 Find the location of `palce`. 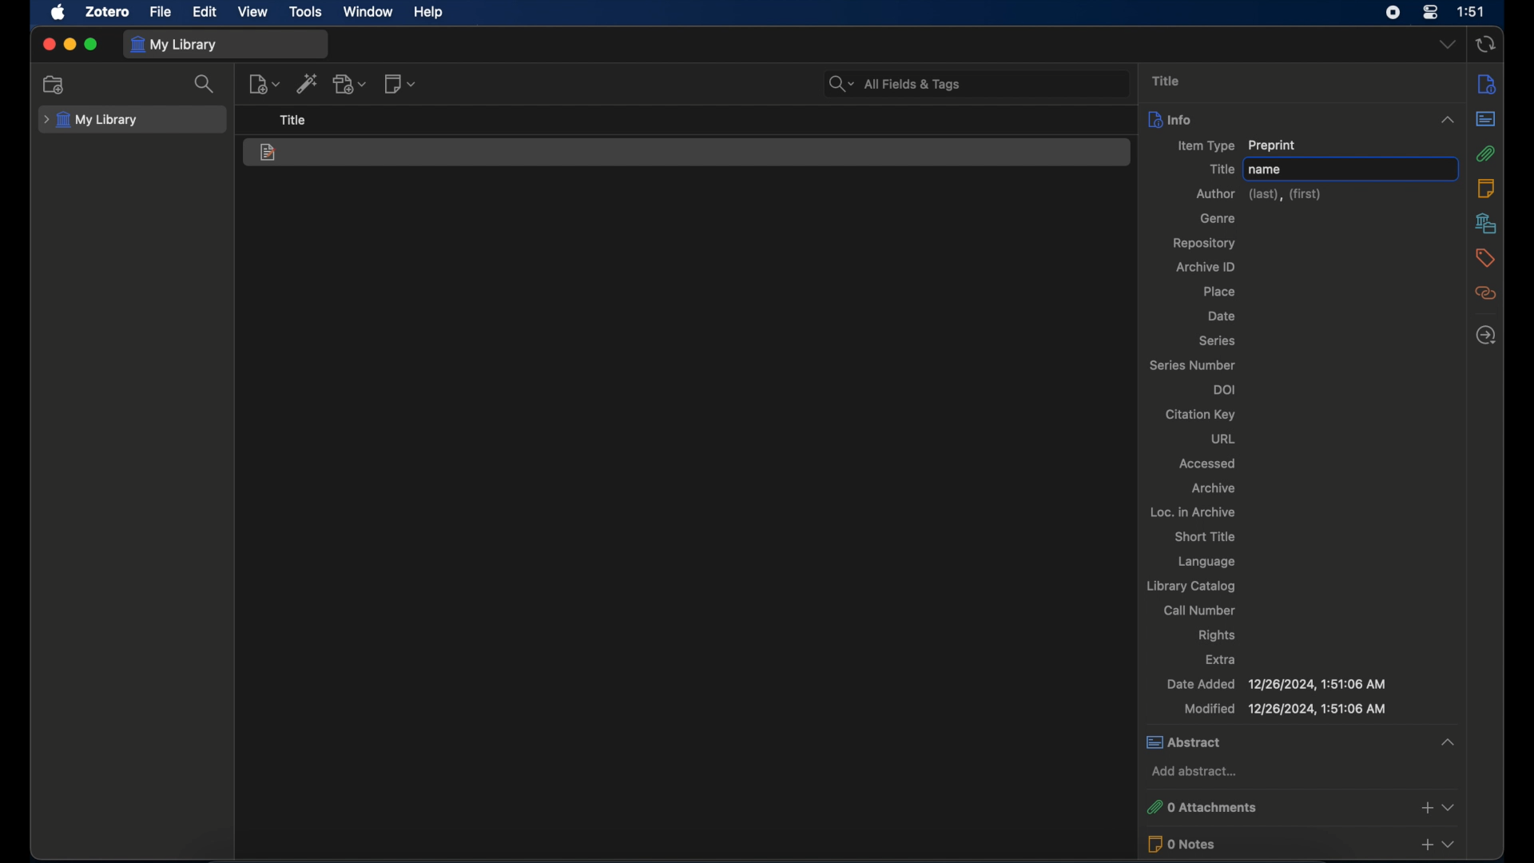

palce is located at coordinates (1221, 292).